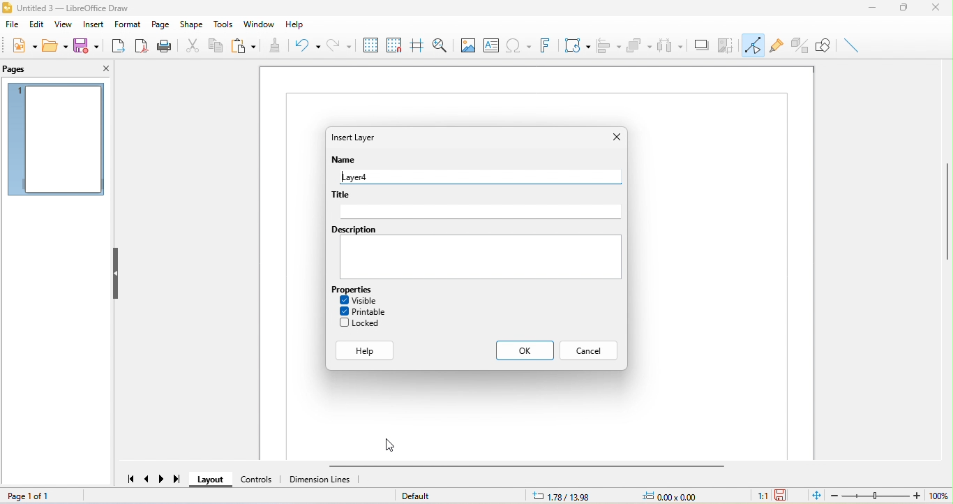  What do you see at coordinates (890, 496) in the screenshot?
I see `zoom` at bounding box center [890, 496].